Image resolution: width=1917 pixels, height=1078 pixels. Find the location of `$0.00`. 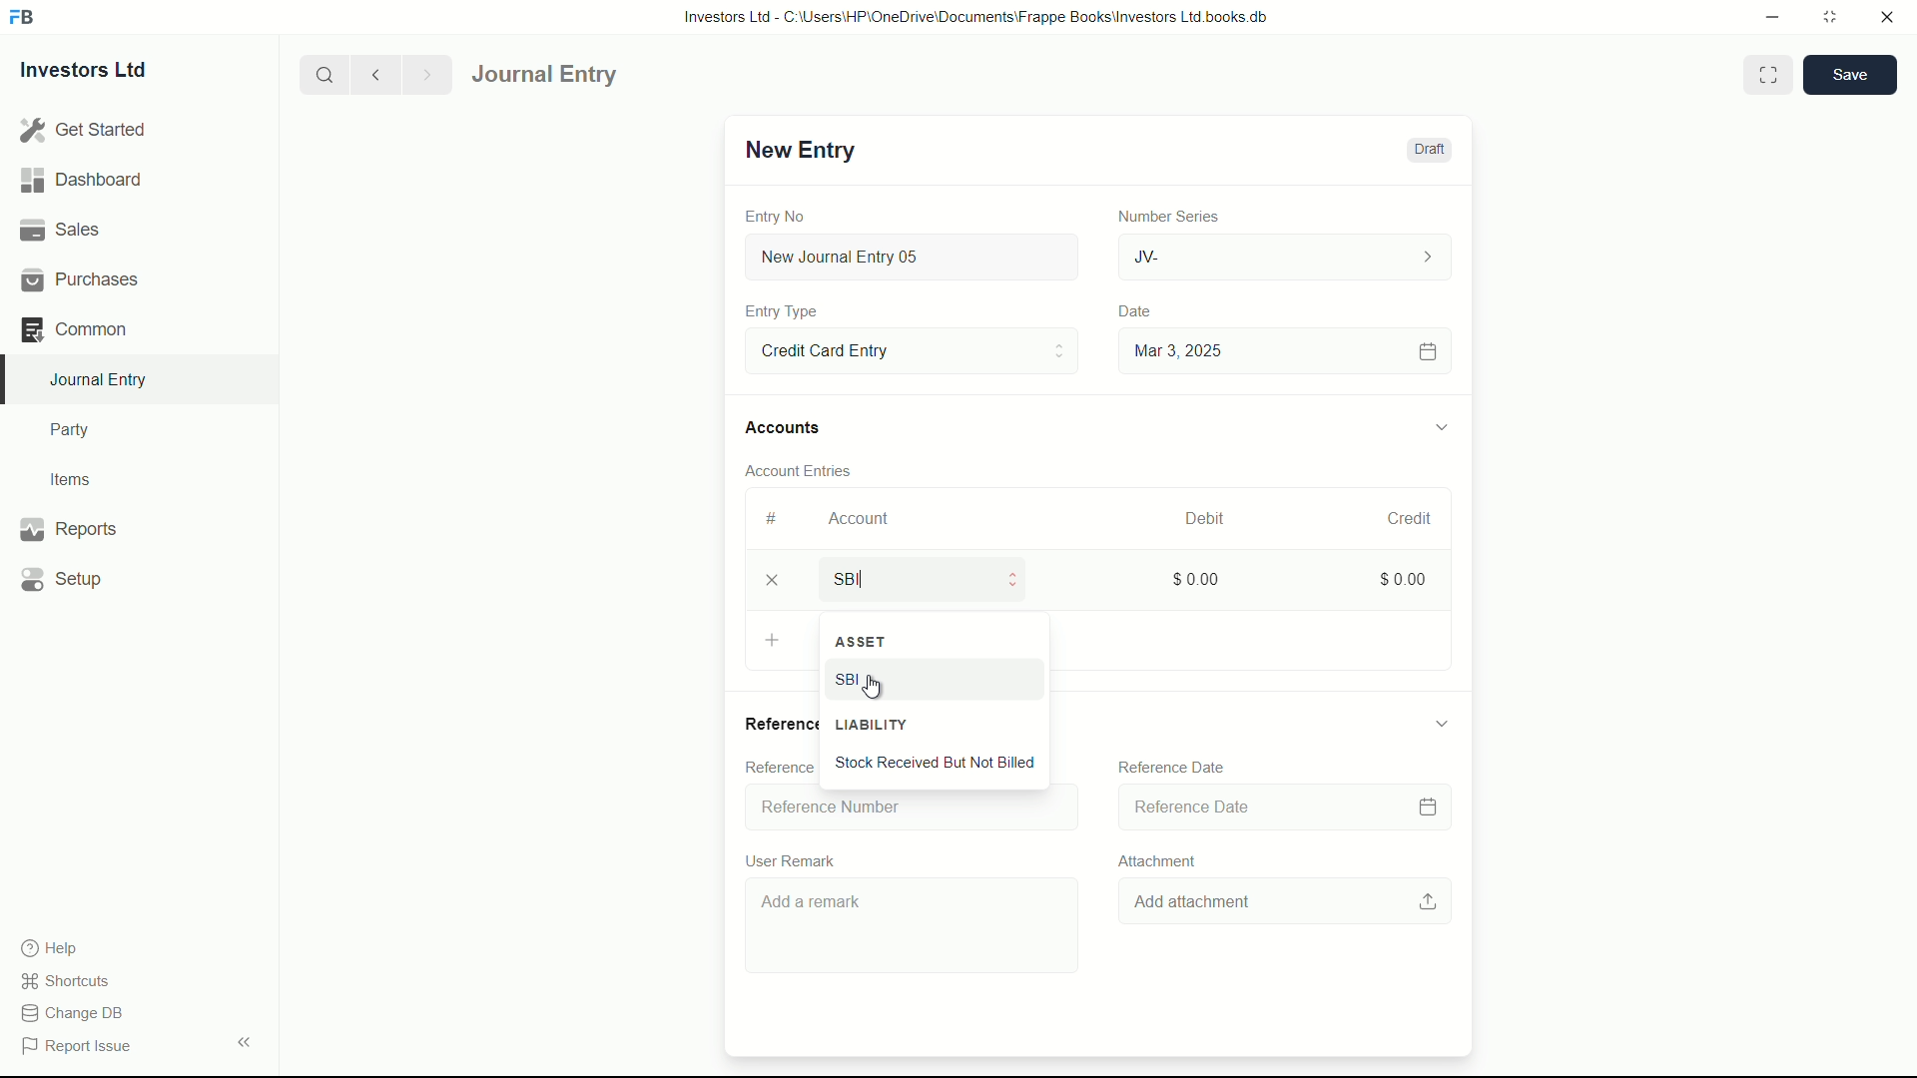

$0.00 is located at coordinates (1395, 576).